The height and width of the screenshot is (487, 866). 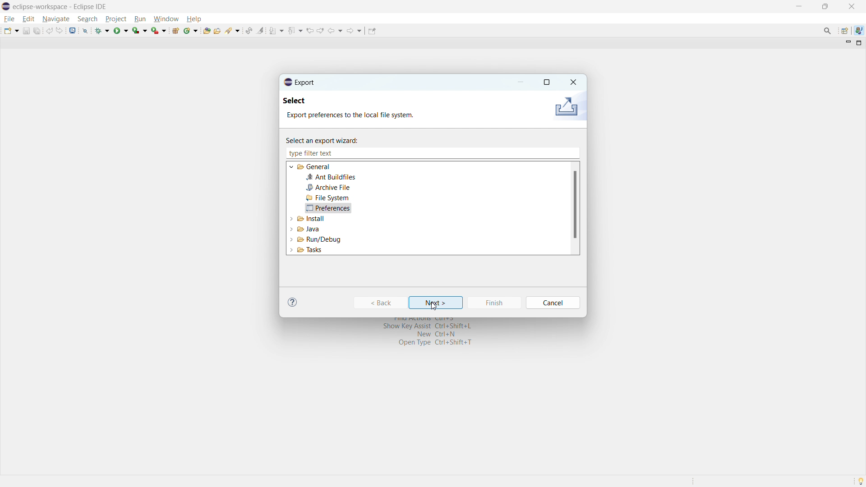 What do you see at coordinates (121, 31) in the screenshot?
I see `run` at bounding box center [121, 31].